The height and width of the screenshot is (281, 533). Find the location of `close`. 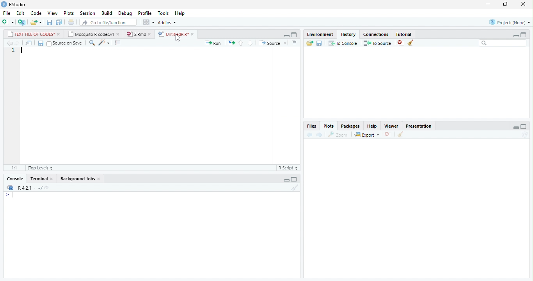

close is located at coordinates (194, 34).